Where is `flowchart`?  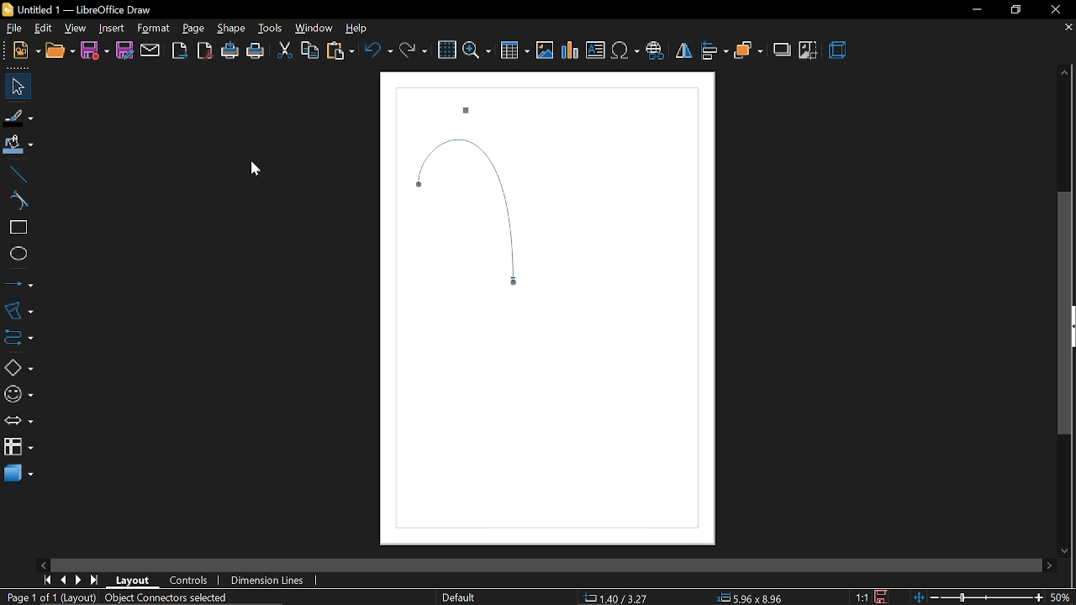
flowchart is located at coordinates (18, 448).